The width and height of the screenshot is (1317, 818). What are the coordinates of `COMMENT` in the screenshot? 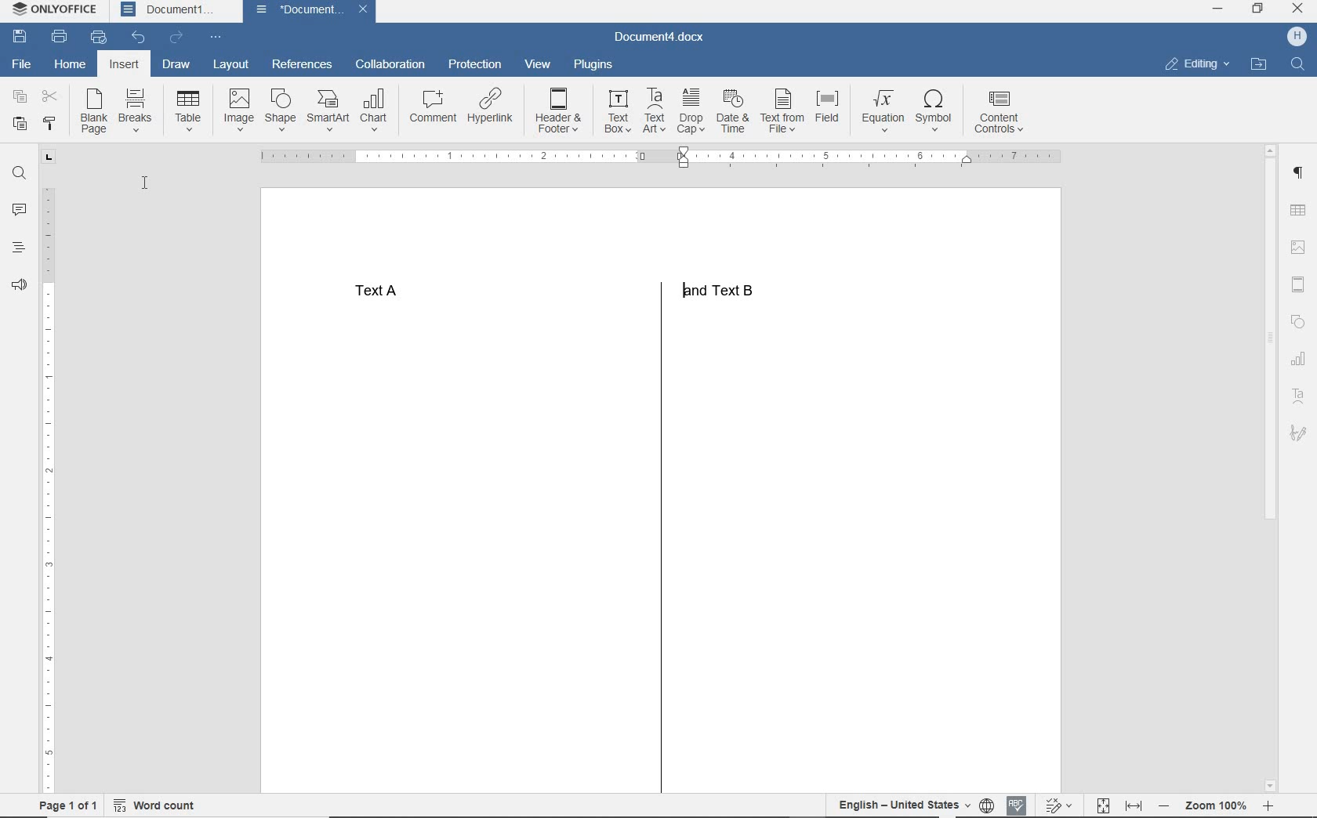 It's located at (430, 106).